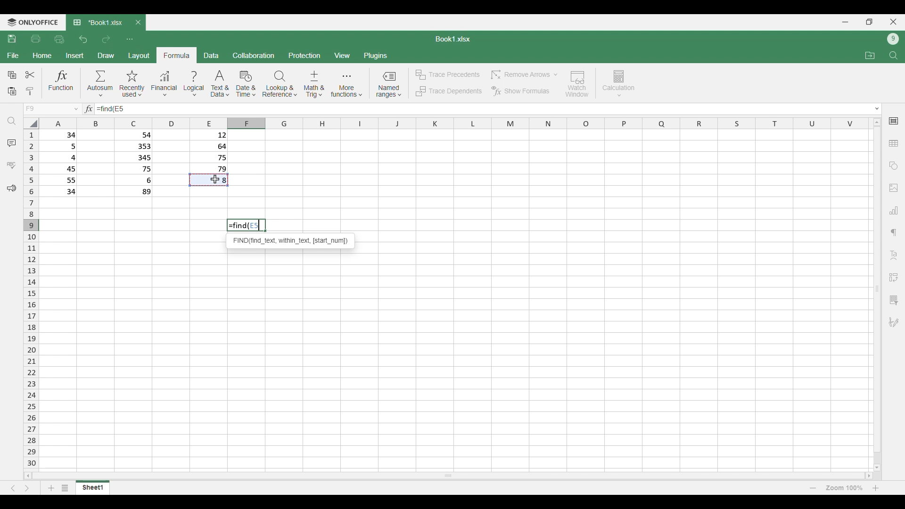 The height and width of the screenshot is (509, 905). I want to click on Collaboration menu, so click(254, 55).